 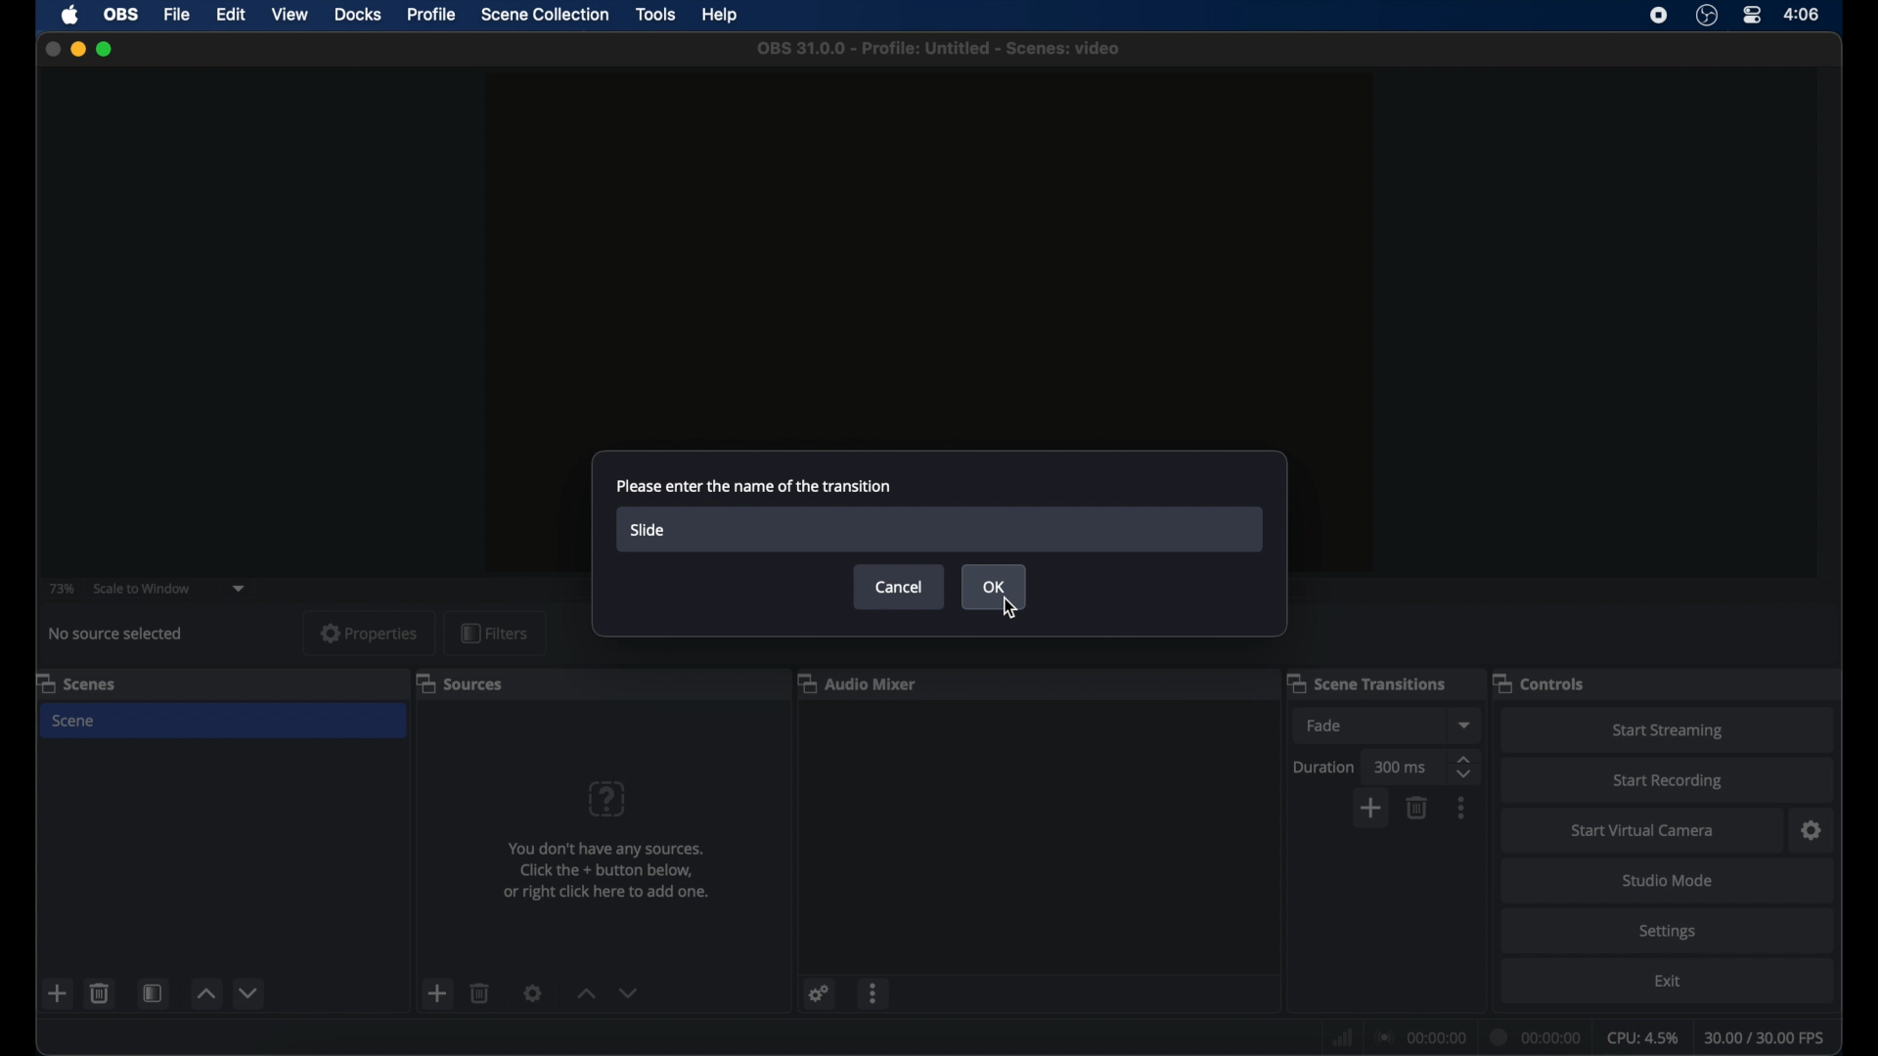 I want to click on delete, so click(x=1418, y=808).